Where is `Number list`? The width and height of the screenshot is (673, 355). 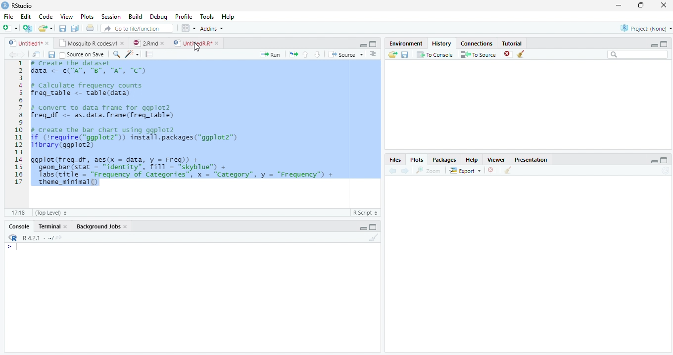
Number list is located at coordinates (17, 126).